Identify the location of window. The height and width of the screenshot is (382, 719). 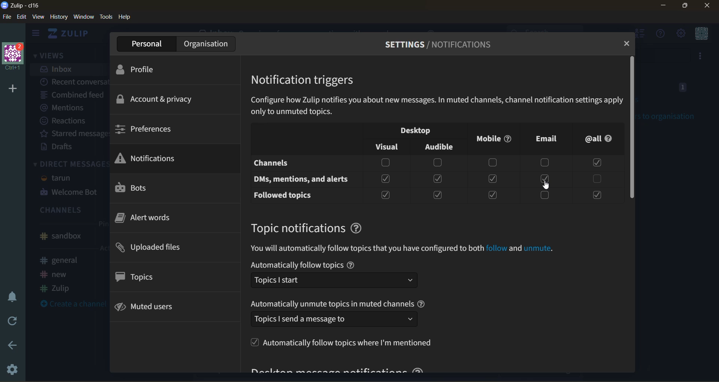
(84, 17).